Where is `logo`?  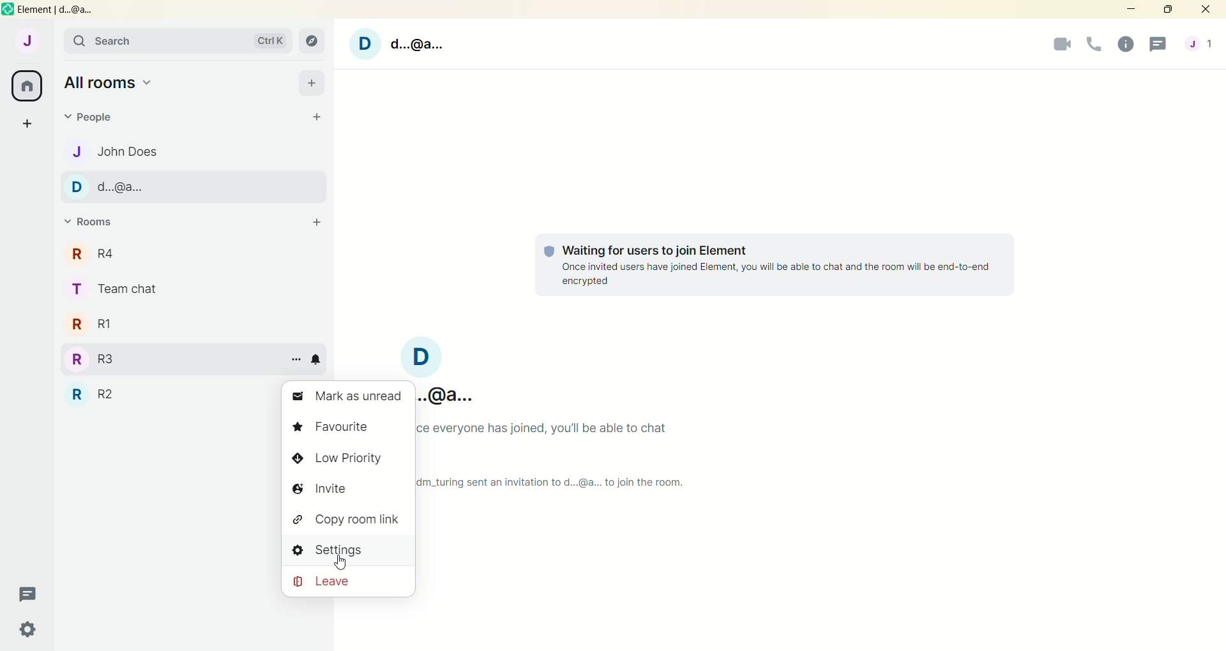 logo is located at coordinates (8, 10).